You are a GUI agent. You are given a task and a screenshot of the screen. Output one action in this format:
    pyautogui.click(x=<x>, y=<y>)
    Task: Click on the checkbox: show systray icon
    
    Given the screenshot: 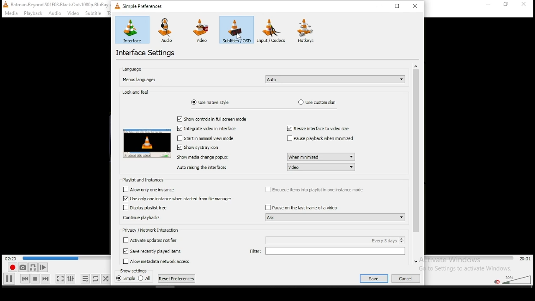 What is the action you would take?
    pyautogui.click(x=200, y=148)
    